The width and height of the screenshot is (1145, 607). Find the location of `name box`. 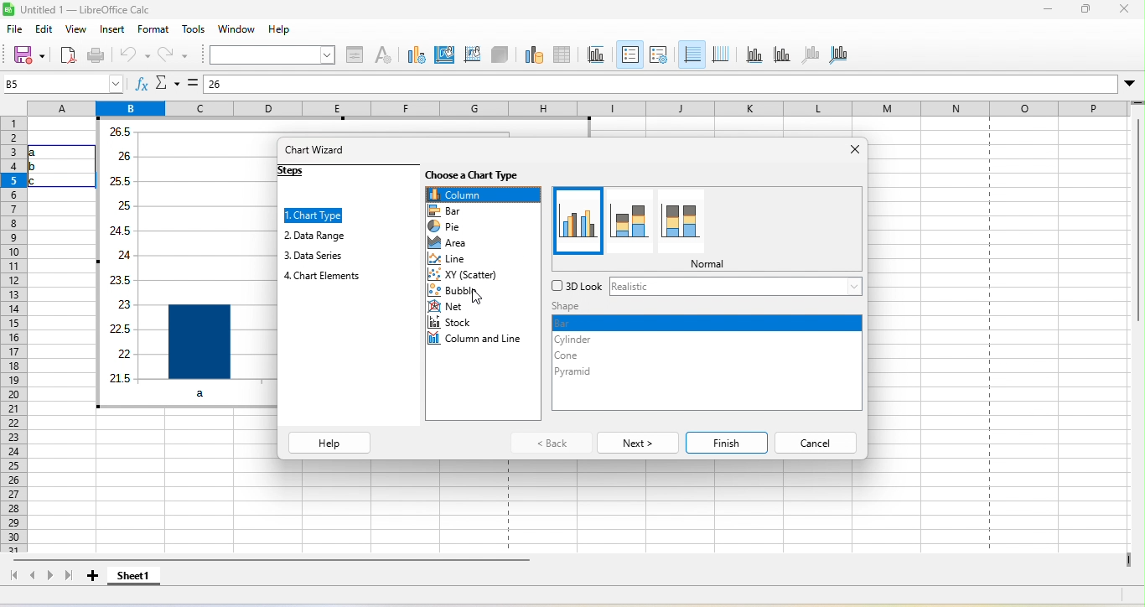

name box is located at coordinates (60, 83).